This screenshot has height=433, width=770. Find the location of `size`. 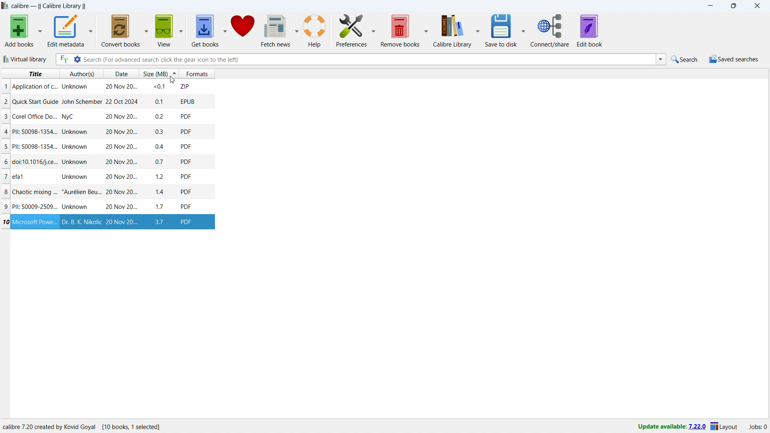

size is located at coordinates (161, 192).